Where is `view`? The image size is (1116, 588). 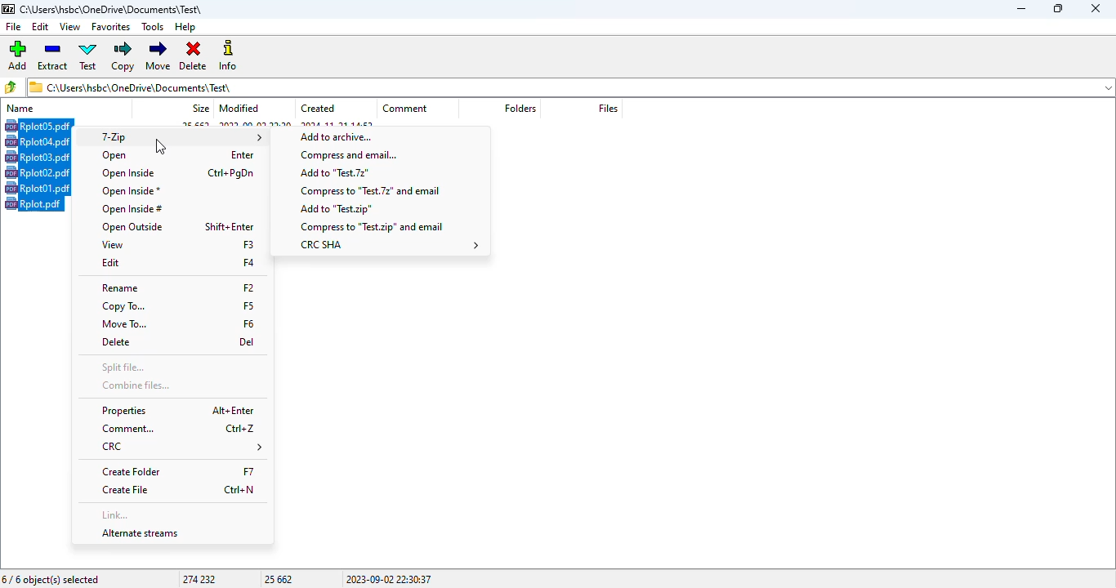 view is located at coordinates (178, 245).